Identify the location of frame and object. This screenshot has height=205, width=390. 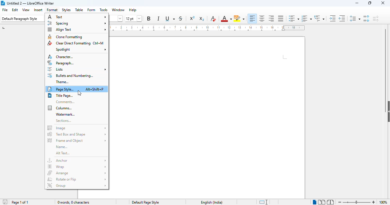
(77, 140).